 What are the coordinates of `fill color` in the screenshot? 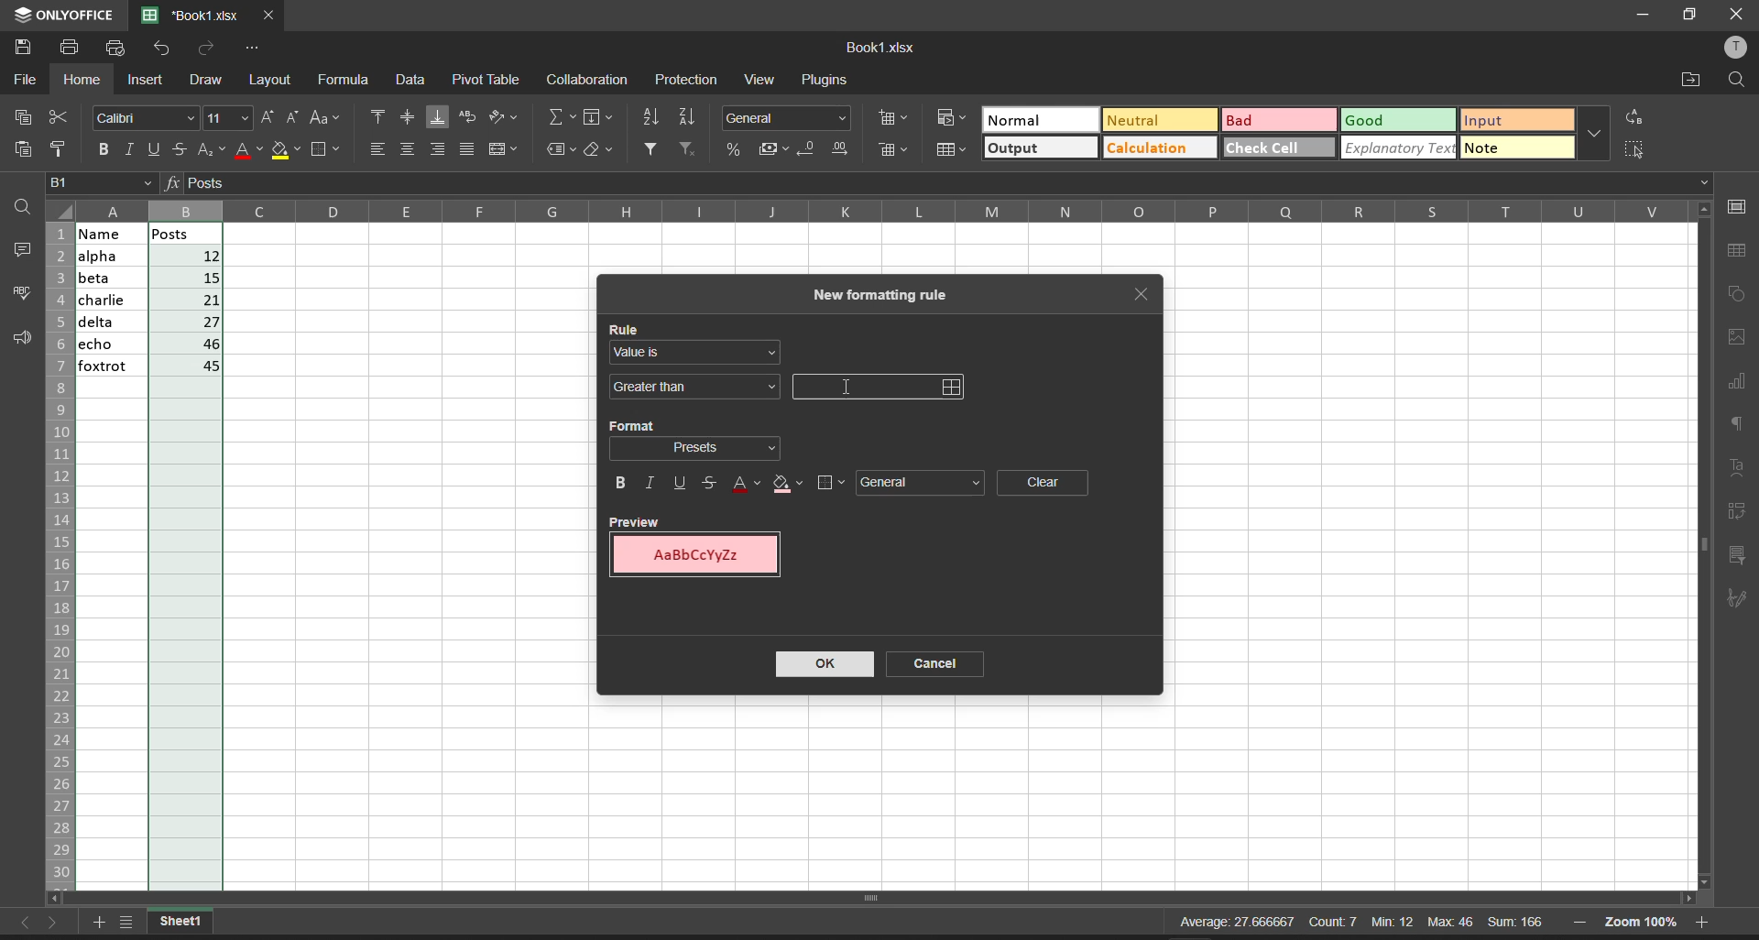 It's located at (286, 152).